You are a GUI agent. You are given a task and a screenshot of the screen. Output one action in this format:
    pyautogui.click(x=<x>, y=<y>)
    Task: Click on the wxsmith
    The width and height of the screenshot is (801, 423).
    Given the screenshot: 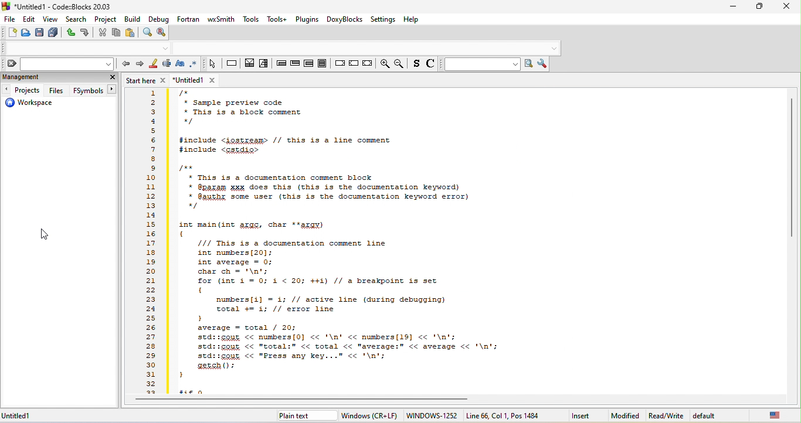 What is the action you would take?
    pyautogui.click(x=222, y=20)
    